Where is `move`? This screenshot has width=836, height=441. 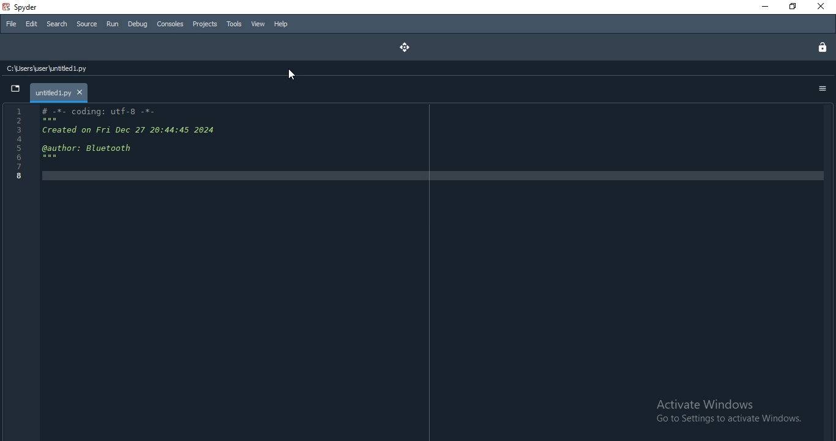
move is located at coordinates (403, 46).